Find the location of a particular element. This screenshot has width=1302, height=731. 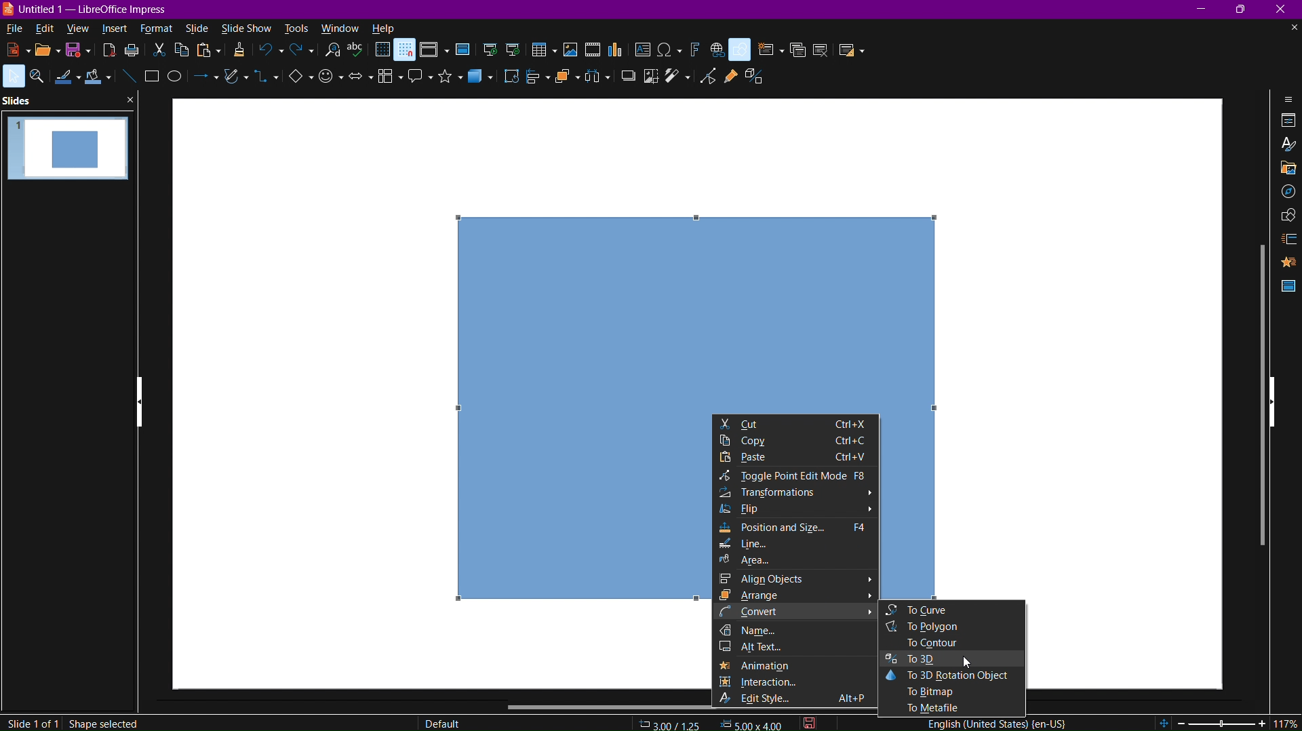

3D objects is located at coordinates (485, 83).